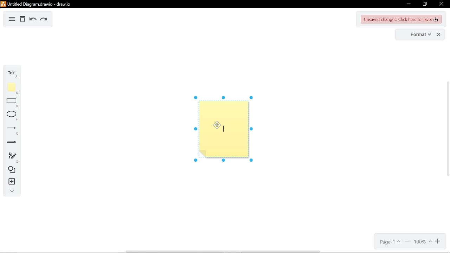 Image resolution: width=450 pixels, height=253 pixels. What do you see at coordinates (10, 182) in the screenshot?
I see `insert` at bounding box center [10, 182].